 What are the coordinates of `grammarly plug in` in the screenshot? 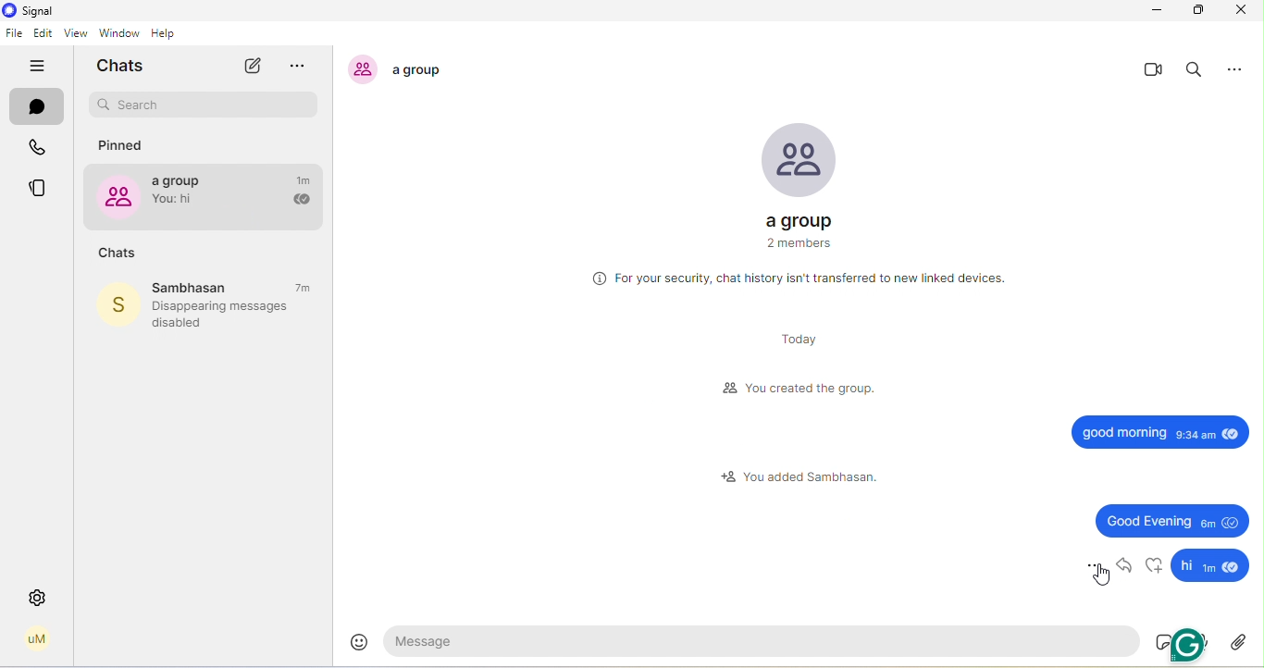 It's located at (1192, 643).